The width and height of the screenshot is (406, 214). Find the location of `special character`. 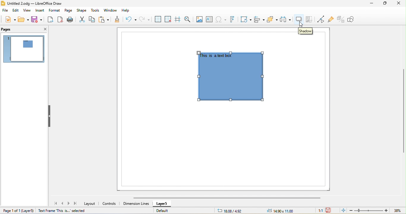

special character is located at coordinates (222, 20).